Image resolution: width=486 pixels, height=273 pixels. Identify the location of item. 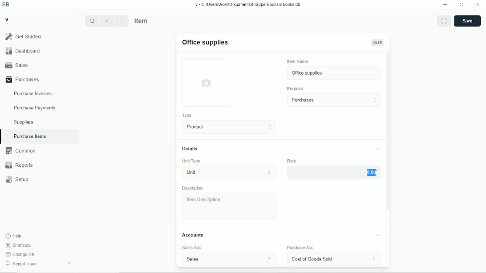
(142, 20).